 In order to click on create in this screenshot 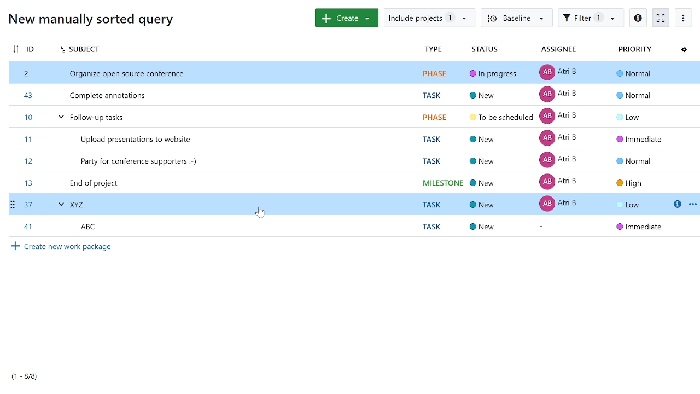, I will do `click(344, 18)`.